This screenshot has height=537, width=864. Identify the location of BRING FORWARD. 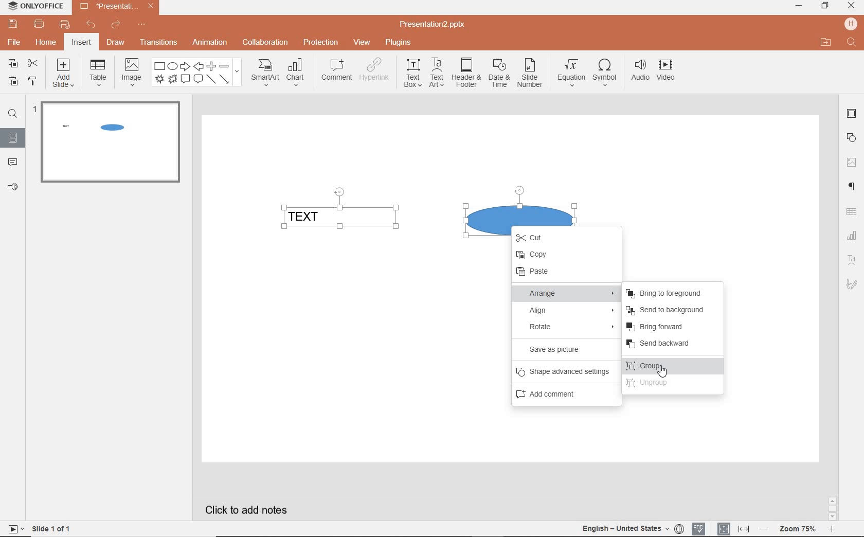
(661, 327).